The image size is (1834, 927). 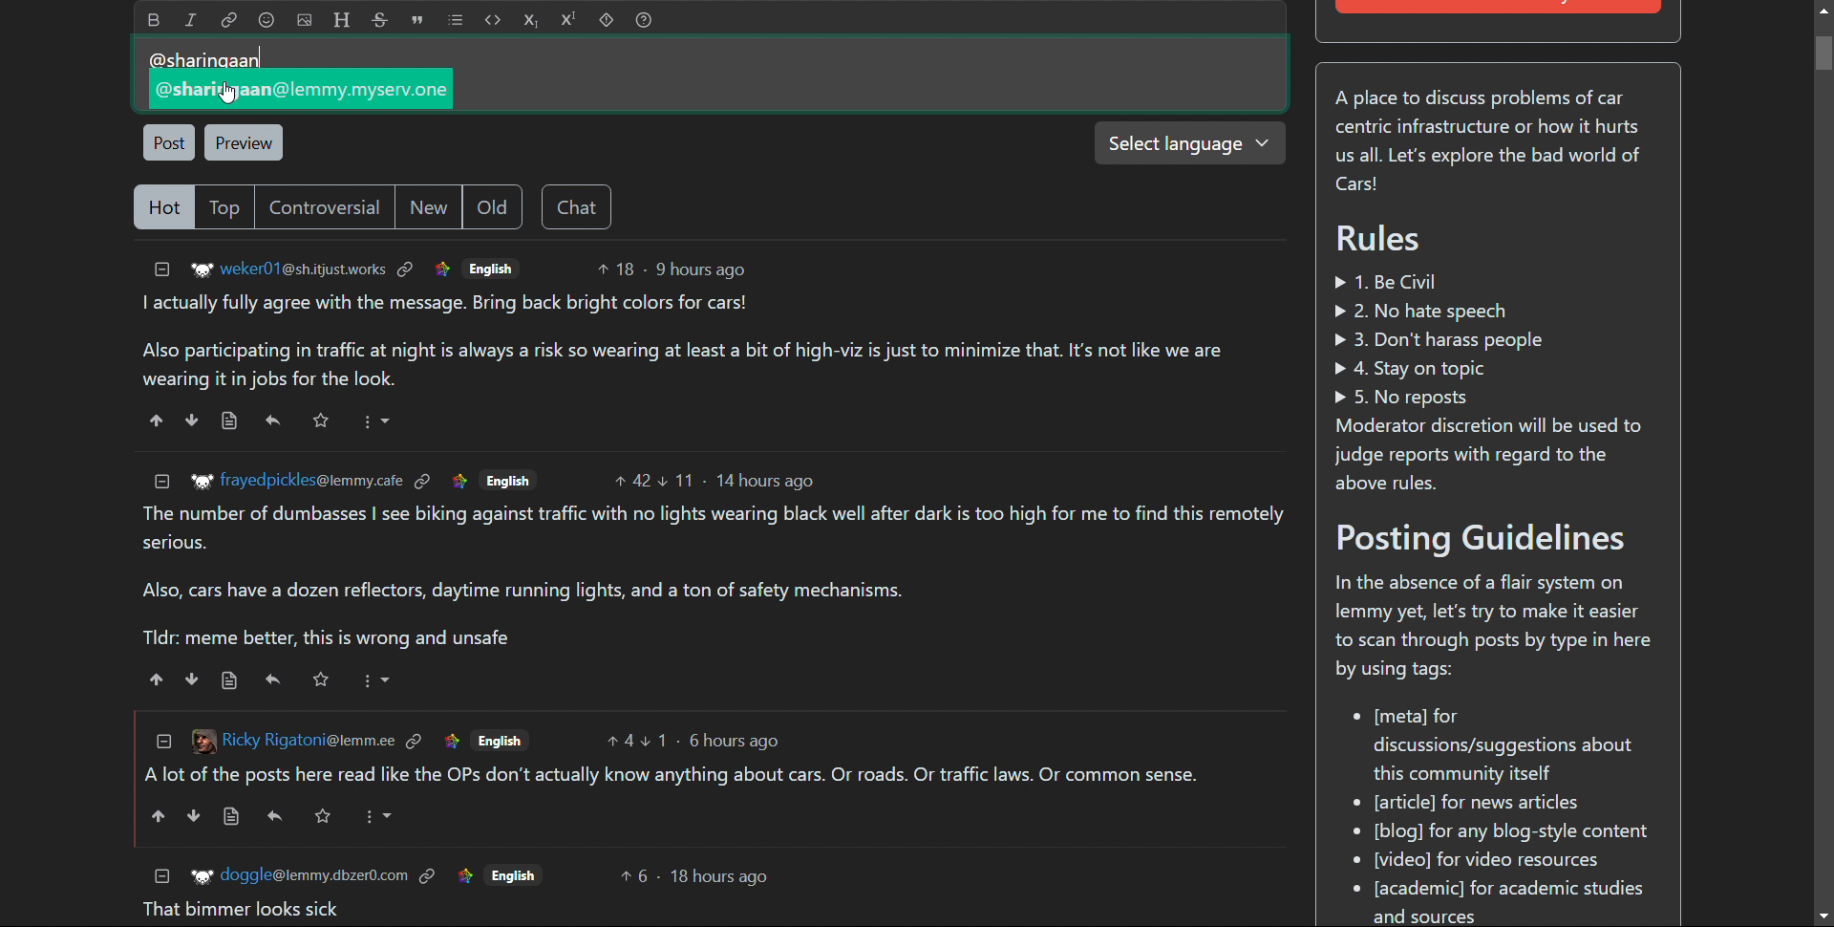 I want to click on link, so click(x=458, y=480).